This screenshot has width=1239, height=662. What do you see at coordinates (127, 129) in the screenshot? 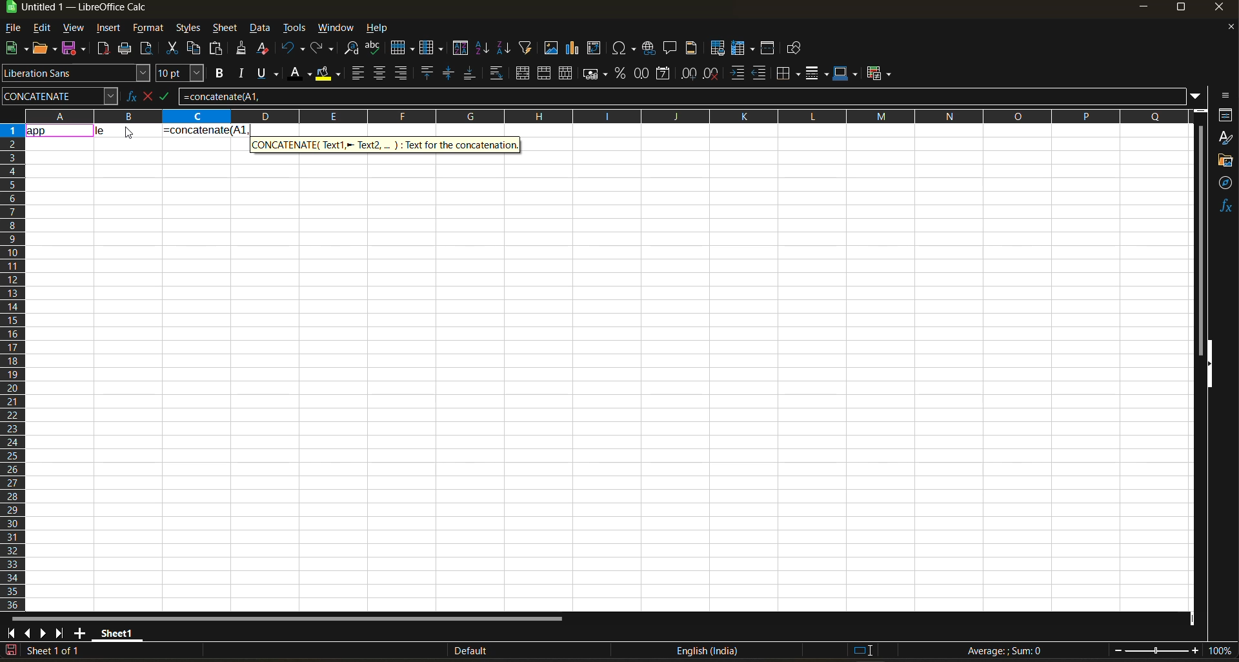
I see `data` at bounding box center [127, 129].